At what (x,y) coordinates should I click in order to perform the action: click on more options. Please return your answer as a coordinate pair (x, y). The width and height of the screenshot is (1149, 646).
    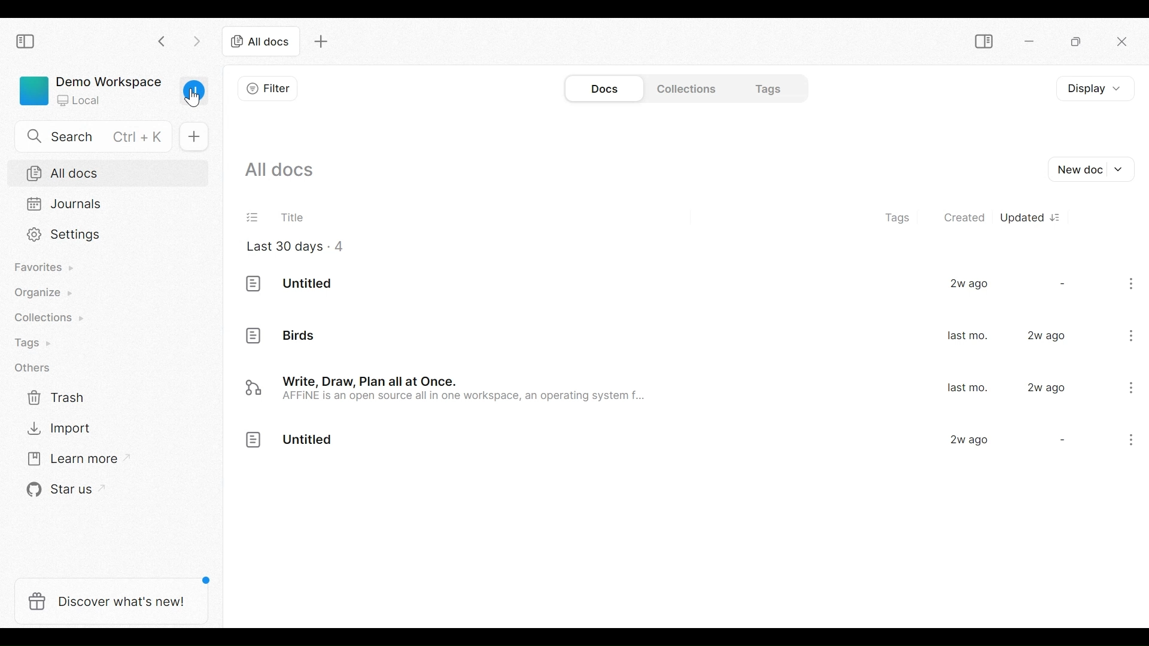
    Looking at the image, I should click on (1129, 387).